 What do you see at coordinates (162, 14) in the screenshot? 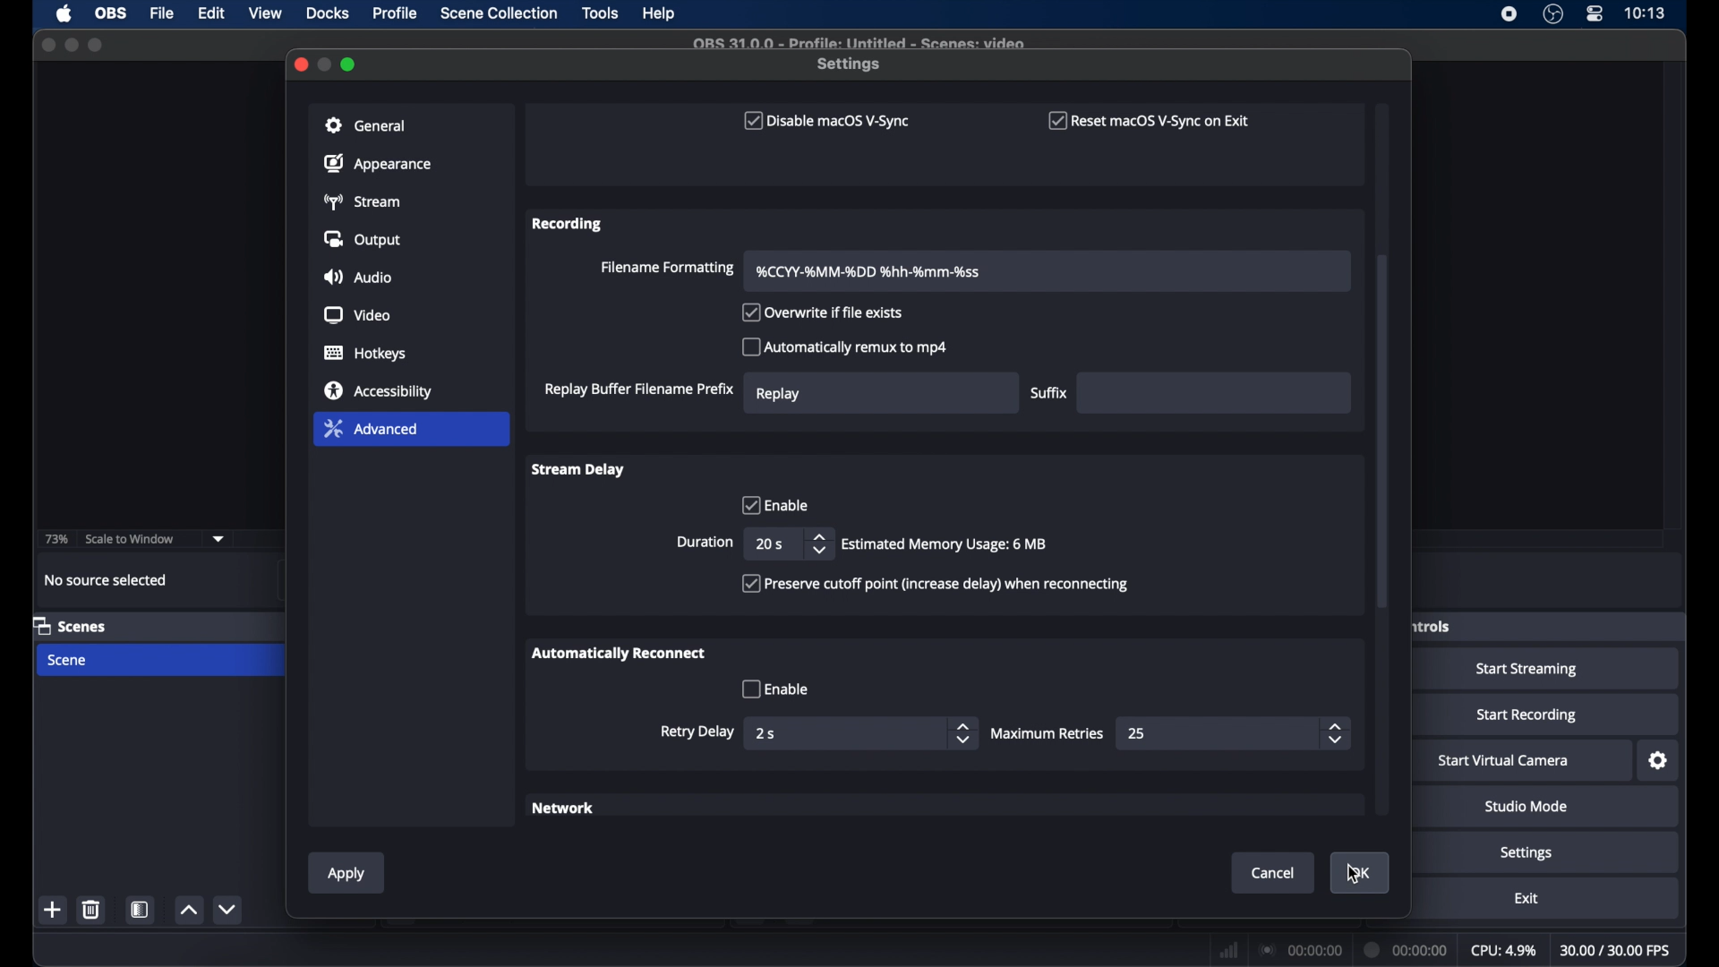
I see `file` at bounding box center [162, 14].